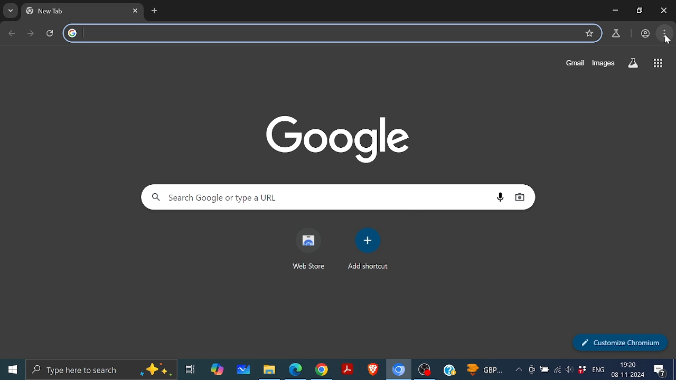 The image size is (676, 380). What do you see at coordinates (575, 63) in the screenshot?
I see `Gmail` at bounding box center [575, 63].